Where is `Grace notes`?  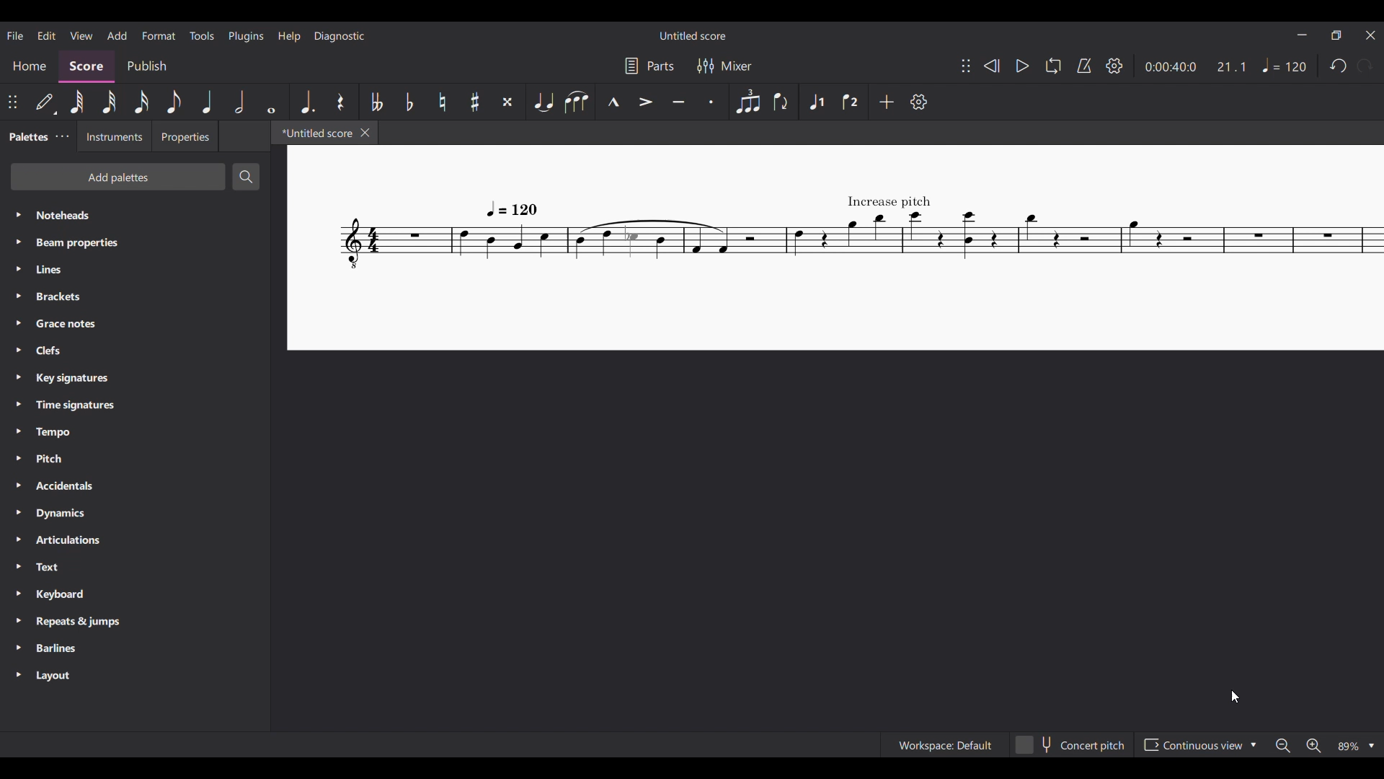 Grace notes is located at coordinates (133, 324).